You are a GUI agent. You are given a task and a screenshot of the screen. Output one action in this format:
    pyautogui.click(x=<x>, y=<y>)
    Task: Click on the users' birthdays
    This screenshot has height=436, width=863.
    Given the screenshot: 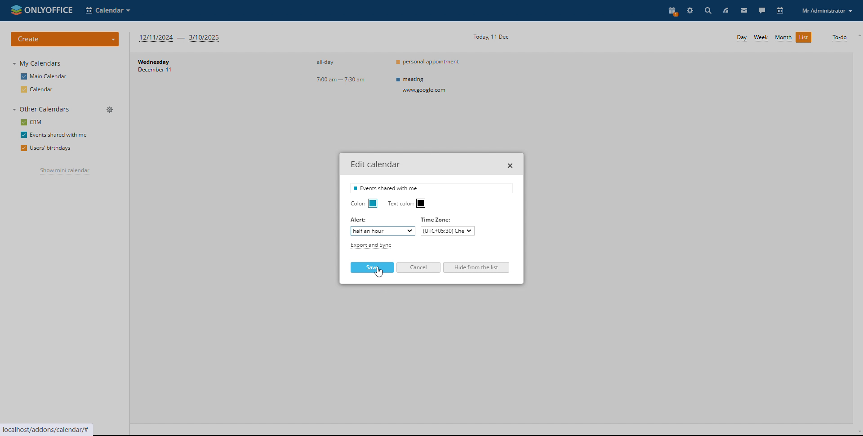 What is the action you would take?
    pyautogui.click(x=44, y=148)
    